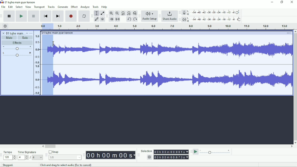 This screenshot has width=297, height=167. I want to click on Logo, so click(2, 2).